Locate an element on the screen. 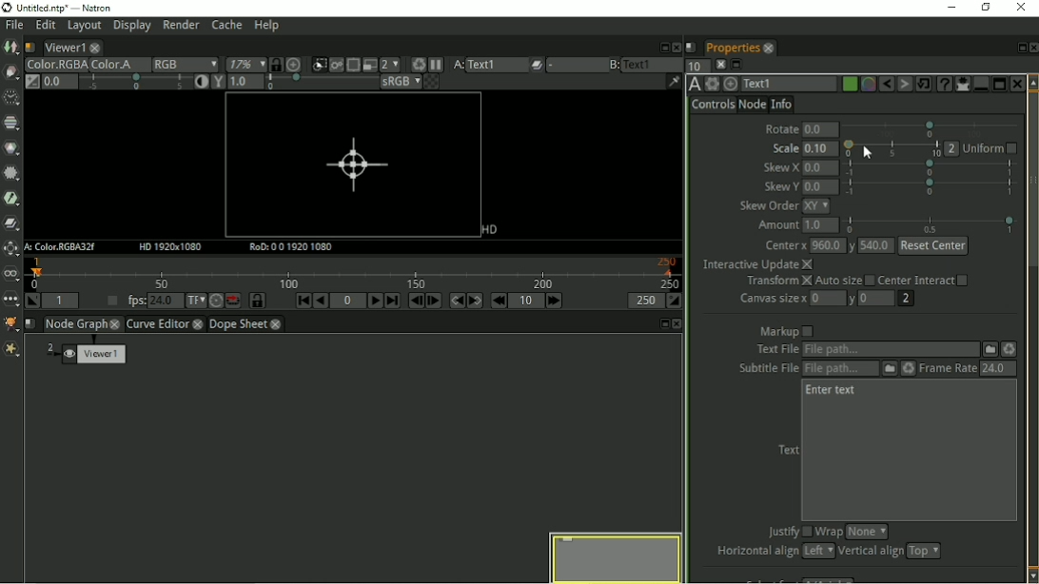  Subtitle file is located at coordinates (822, 368).